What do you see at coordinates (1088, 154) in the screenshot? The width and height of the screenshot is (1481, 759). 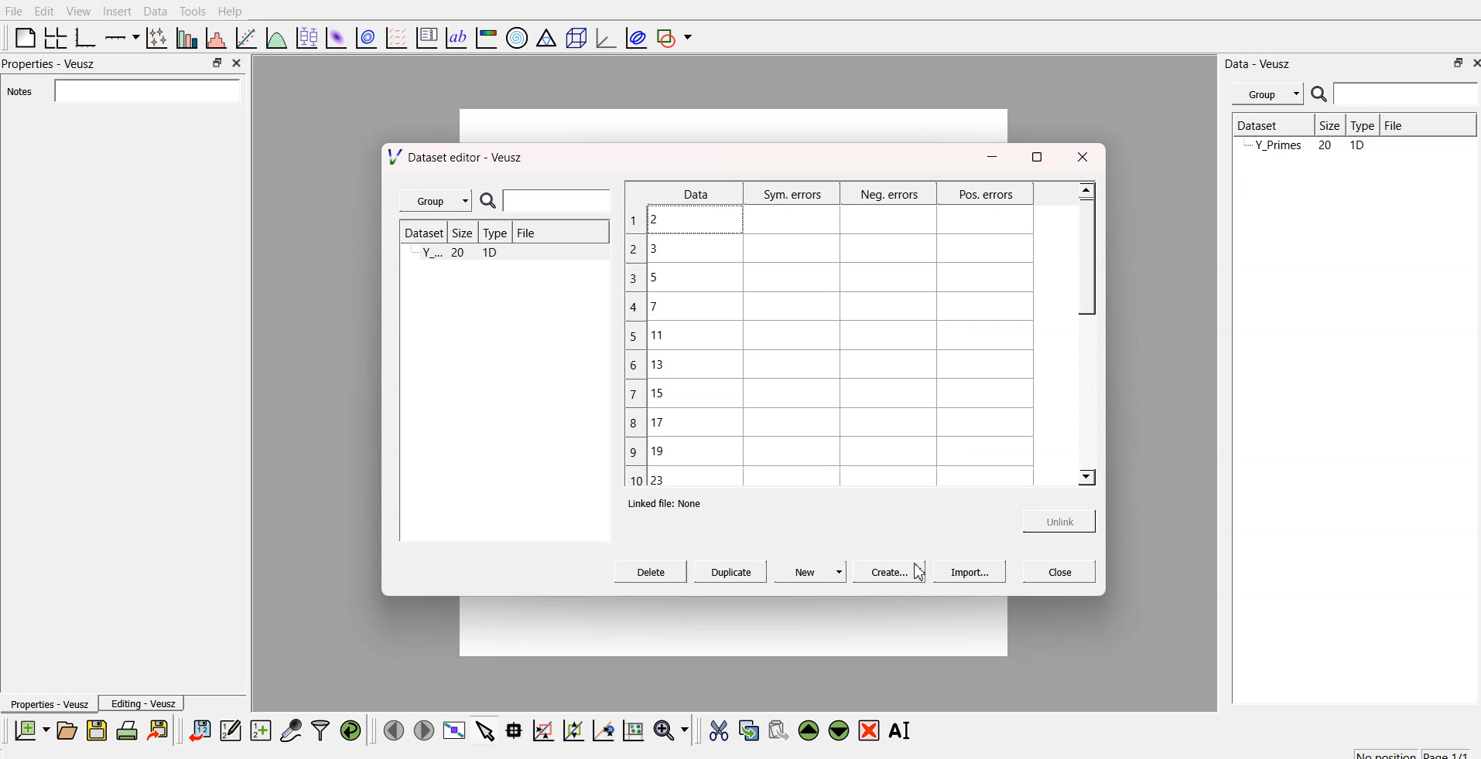 I see `close` at bounding box center [1088, 154].